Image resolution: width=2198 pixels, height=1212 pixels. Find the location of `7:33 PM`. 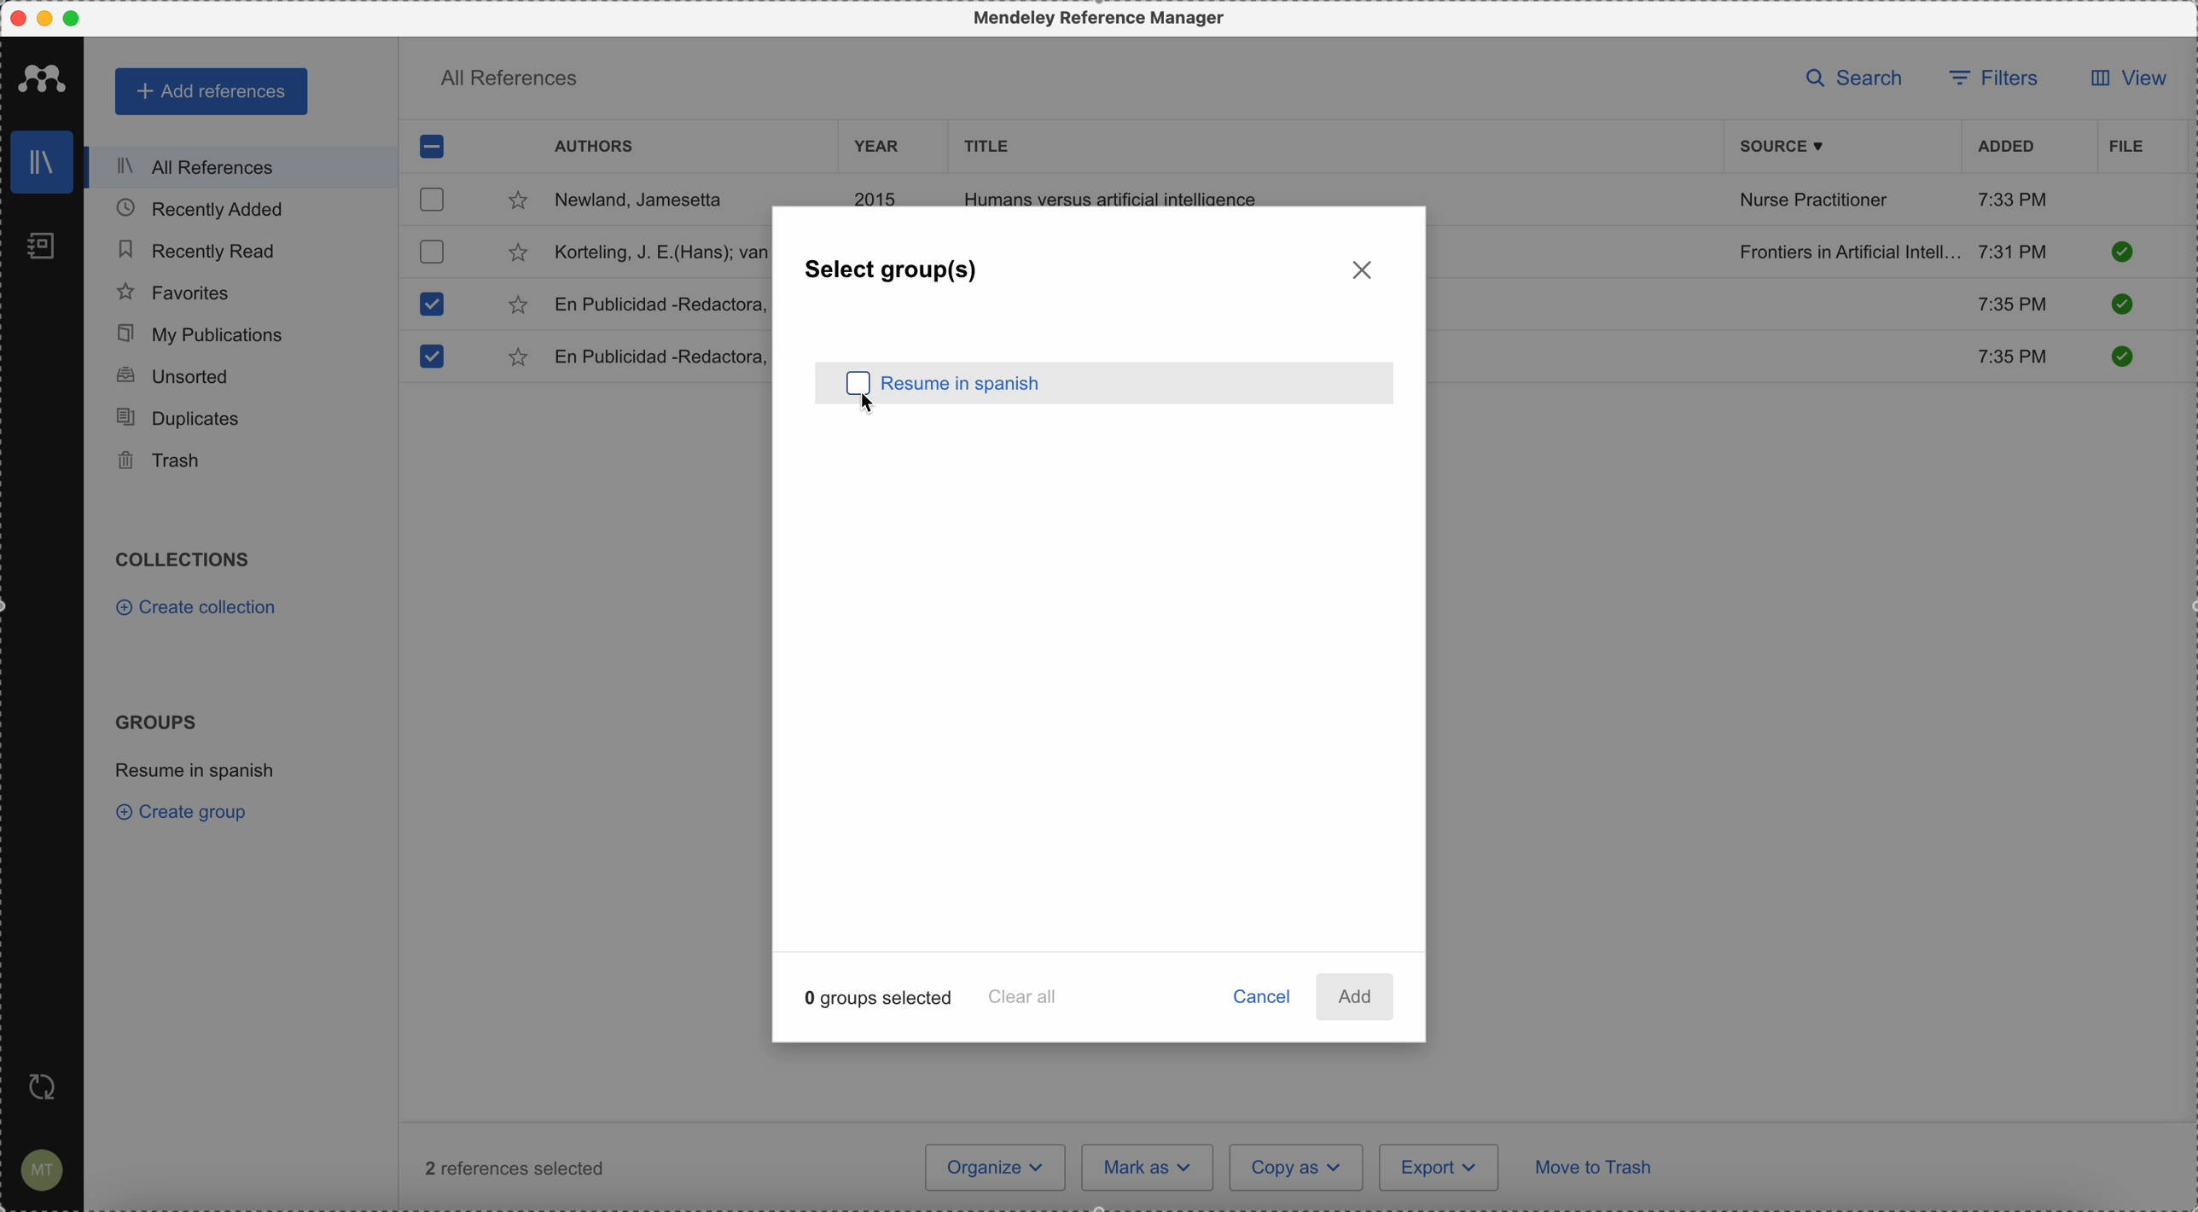

7:33 PM is located at coordinates (2013, 199).